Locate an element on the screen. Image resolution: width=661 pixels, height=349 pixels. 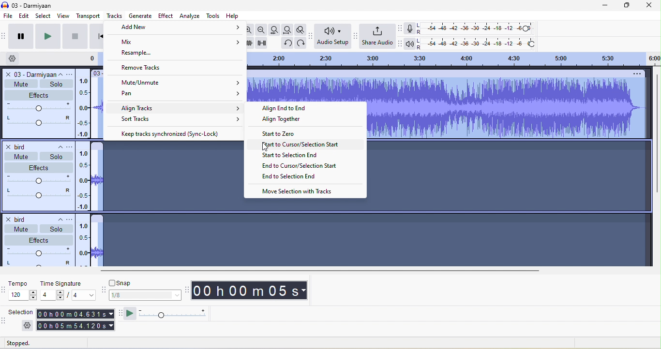
audacity time toolbar is located at coordinates (185, 290).